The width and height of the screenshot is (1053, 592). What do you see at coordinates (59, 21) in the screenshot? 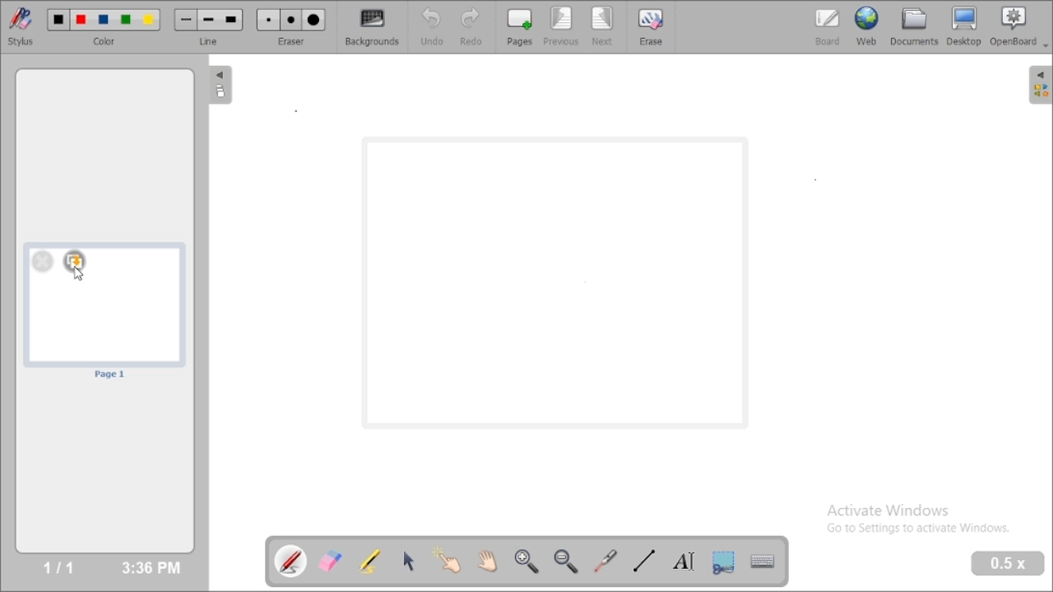
I see `Color 1` at bounding box center [59, 21].